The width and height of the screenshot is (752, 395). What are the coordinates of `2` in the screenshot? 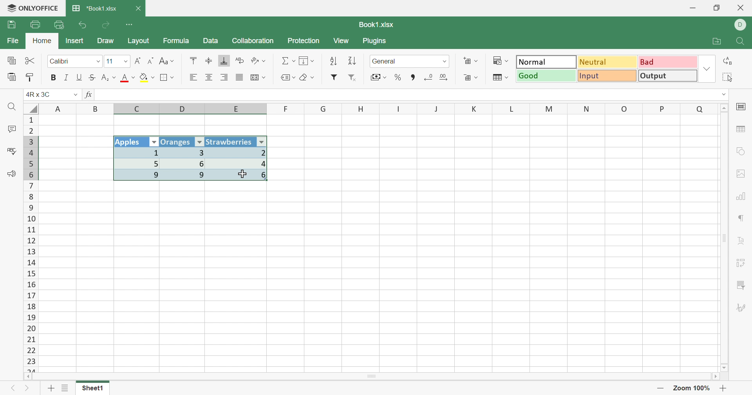 It's located at (240, 152).